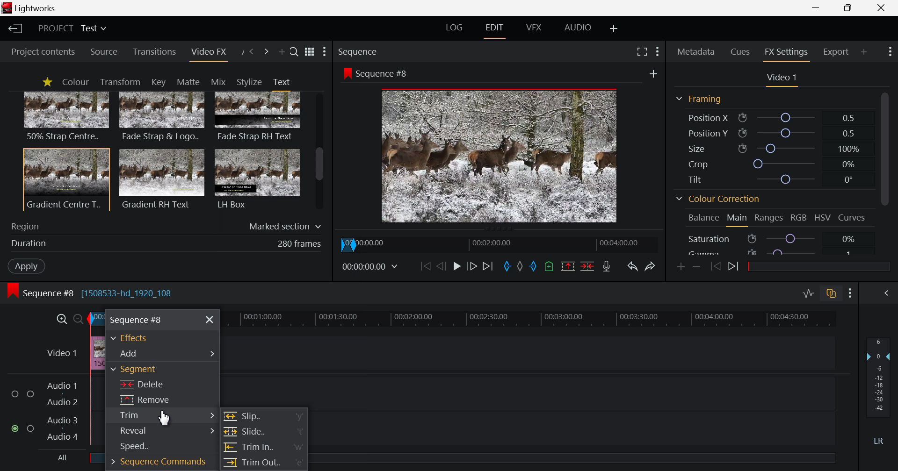 The height and width of the screenshot is (471, 898). What do you see at coordinates (500, 158) in the screenshot?
I see `Sequence Preview` at bounding box center [500, 158].